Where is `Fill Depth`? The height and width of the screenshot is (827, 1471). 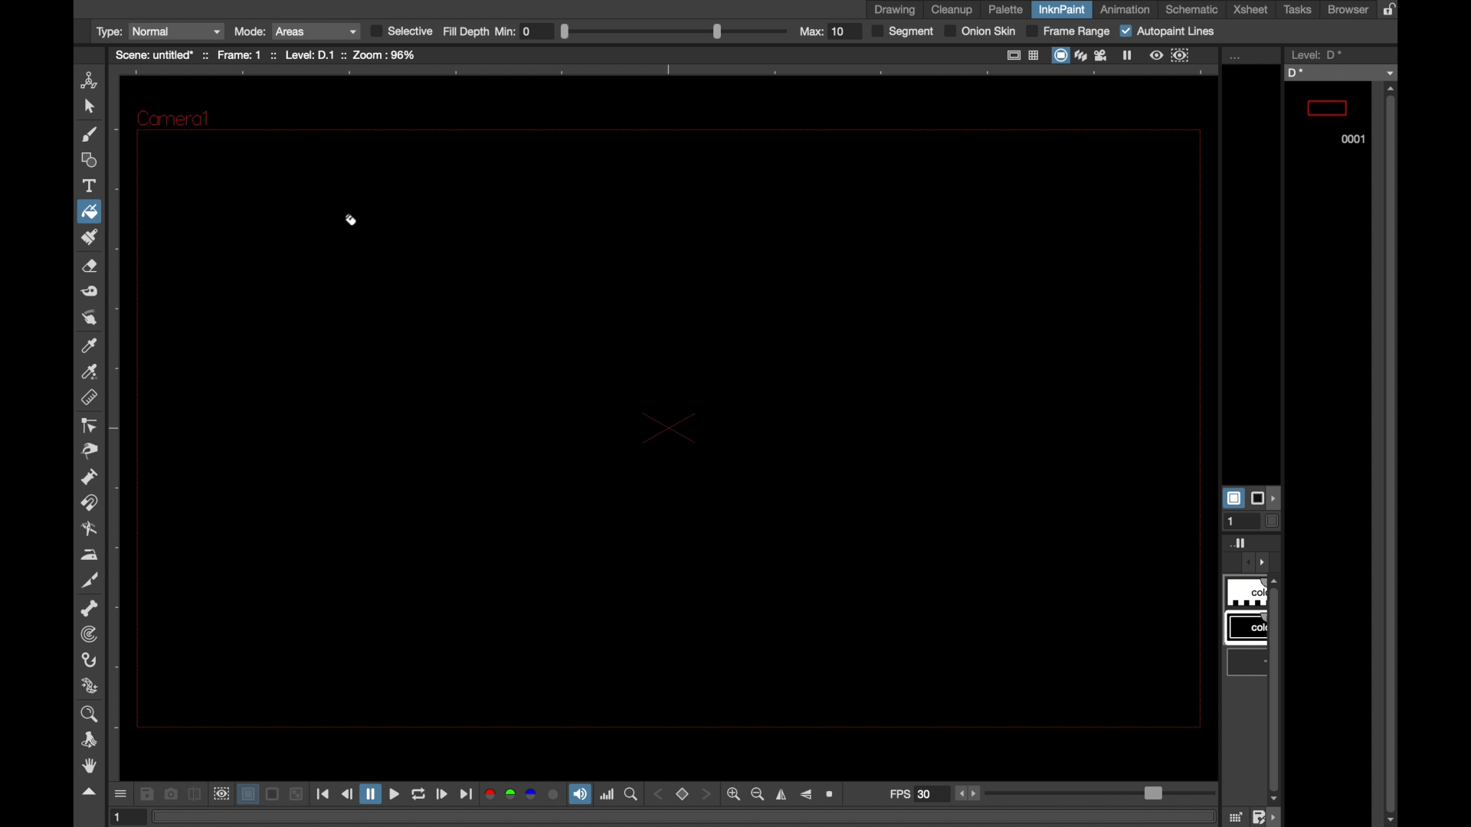 Fill Depth is located at coordinates (467, 32).